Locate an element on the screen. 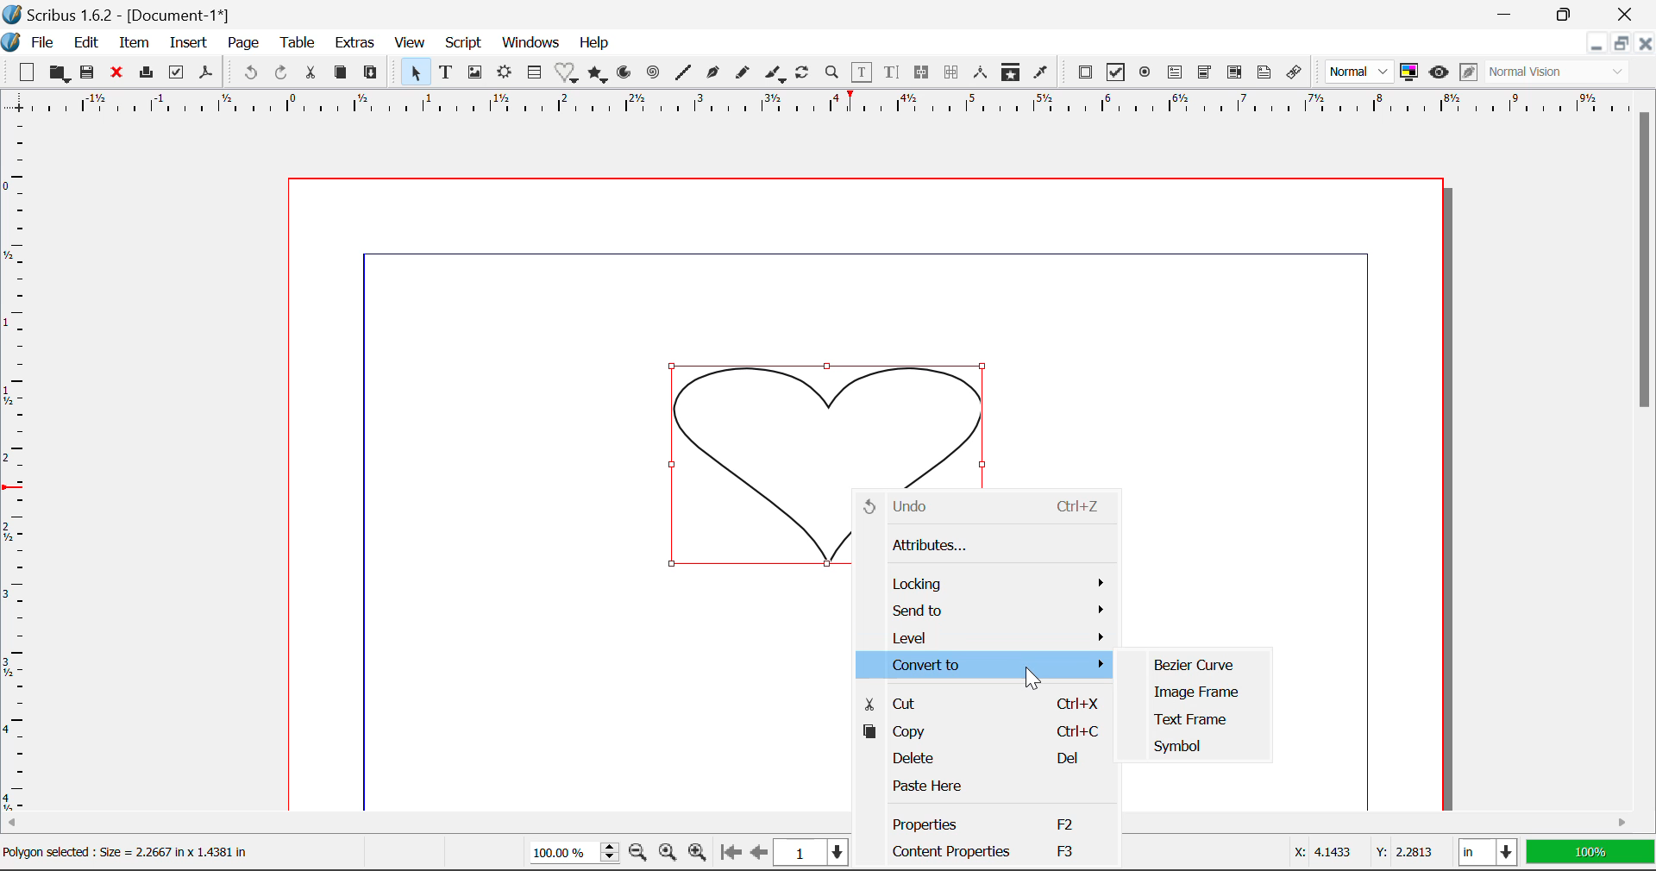  Close is located at coordinates (1646, 46).